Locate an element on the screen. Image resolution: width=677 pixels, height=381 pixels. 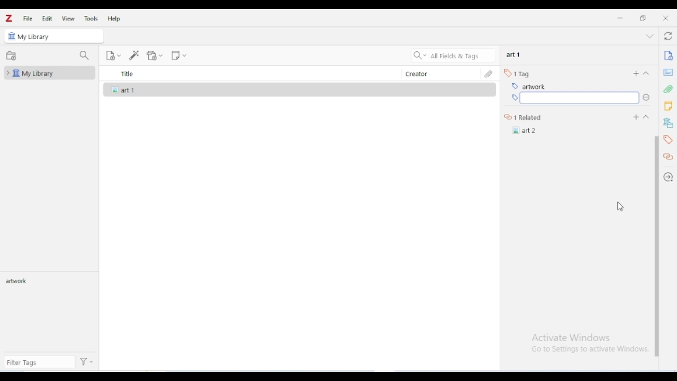
libraries and collections is located at coordinates (669, 123).